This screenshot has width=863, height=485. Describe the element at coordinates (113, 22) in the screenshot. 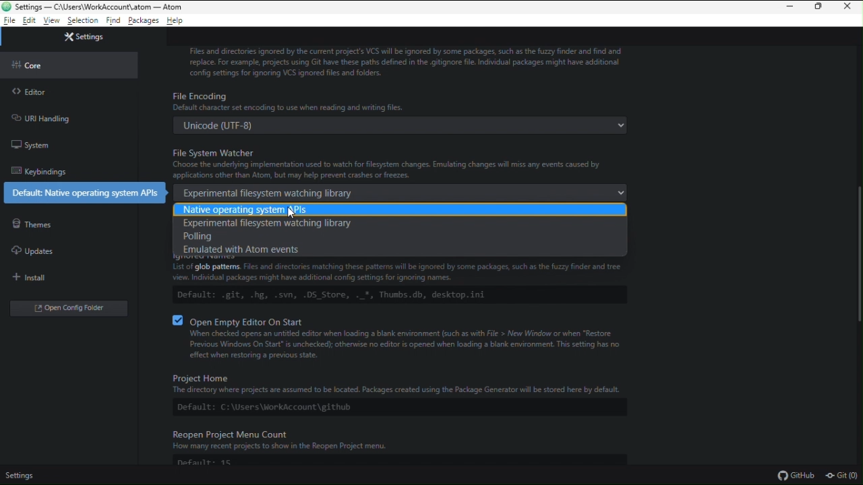

I see `find` at that location.